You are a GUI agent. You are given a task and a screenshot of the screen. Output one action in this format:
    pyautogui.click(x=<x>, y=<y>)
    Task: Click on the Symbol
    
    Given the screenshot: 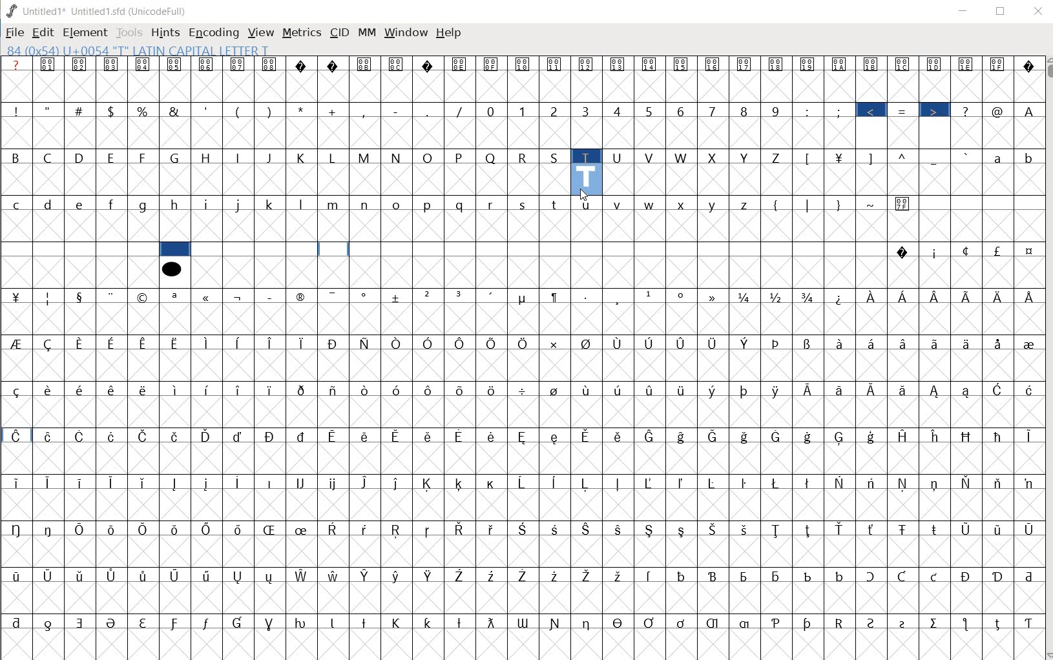 What is the action you would take?
    pyautogui.click(x=776, y=482)
    